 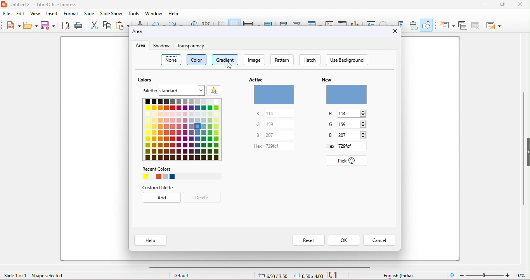 I want to click on none, so click(x=171, y=60).